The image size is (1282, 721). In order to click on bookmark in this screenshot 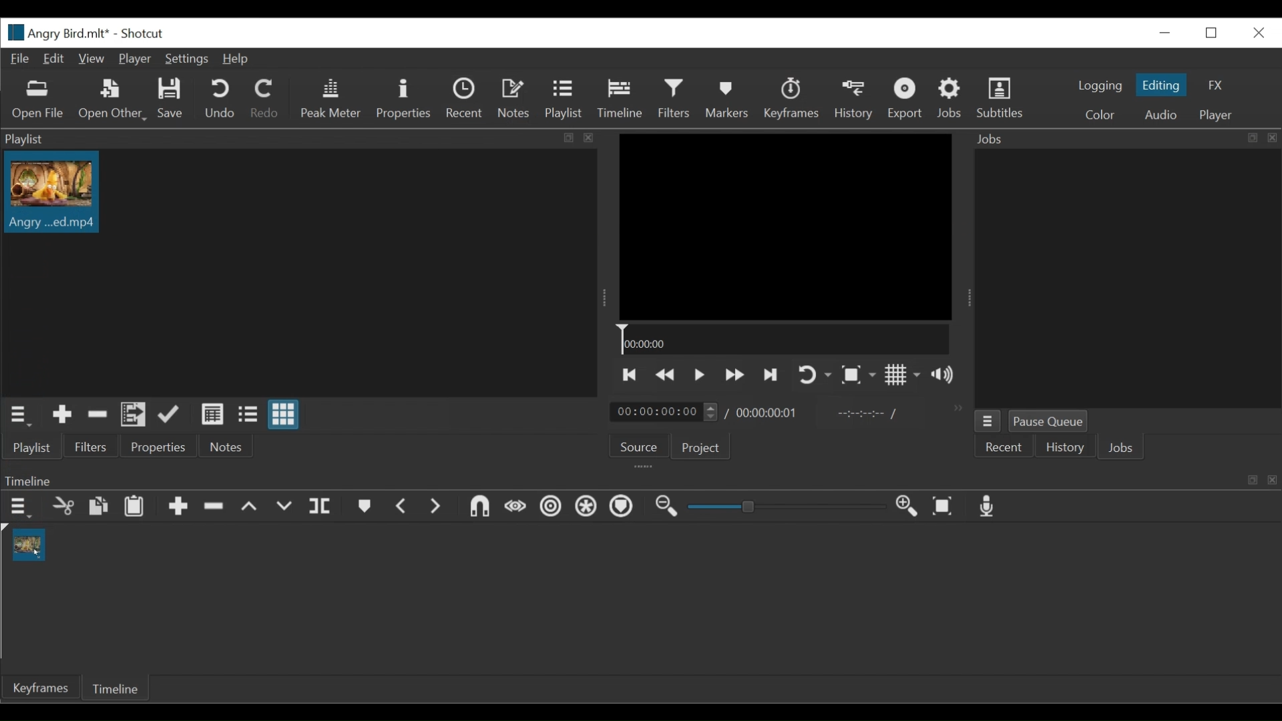, I will do `click(365, 508)`.